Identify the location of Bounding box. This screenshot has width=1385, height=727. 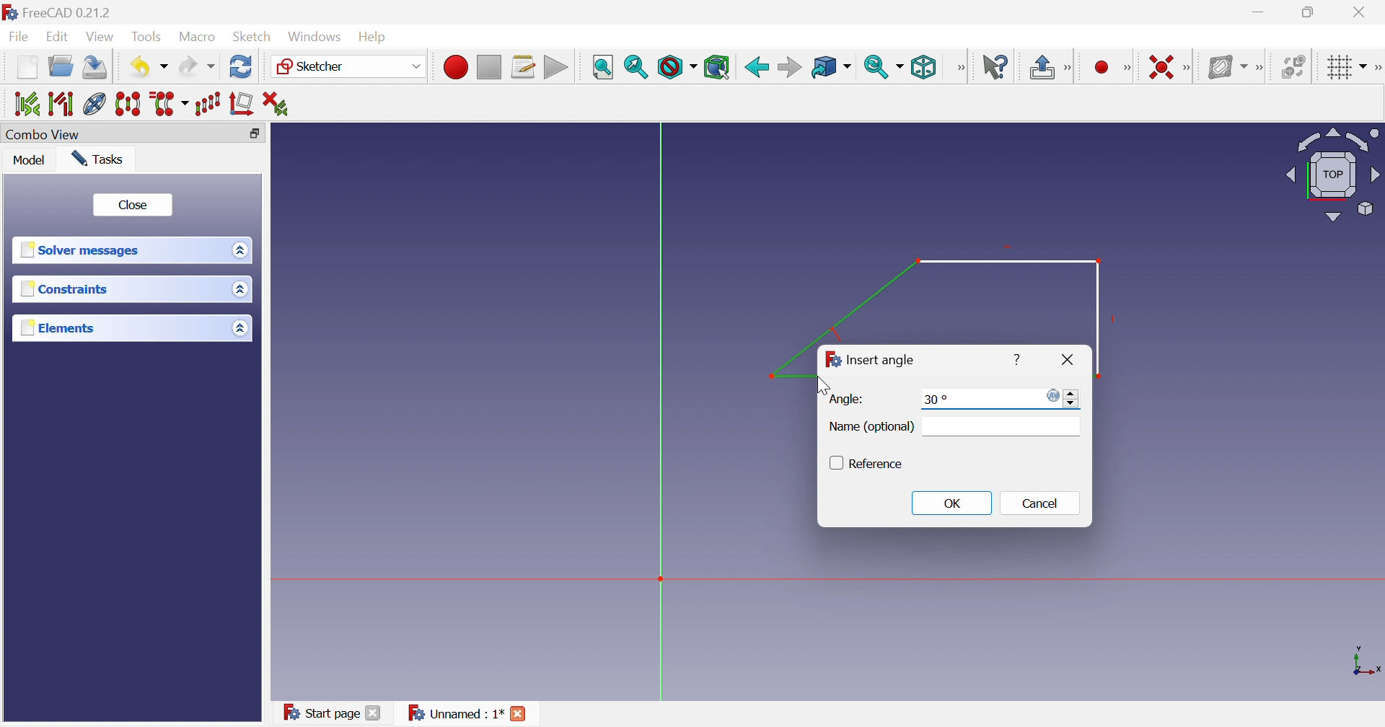
(718, 66).